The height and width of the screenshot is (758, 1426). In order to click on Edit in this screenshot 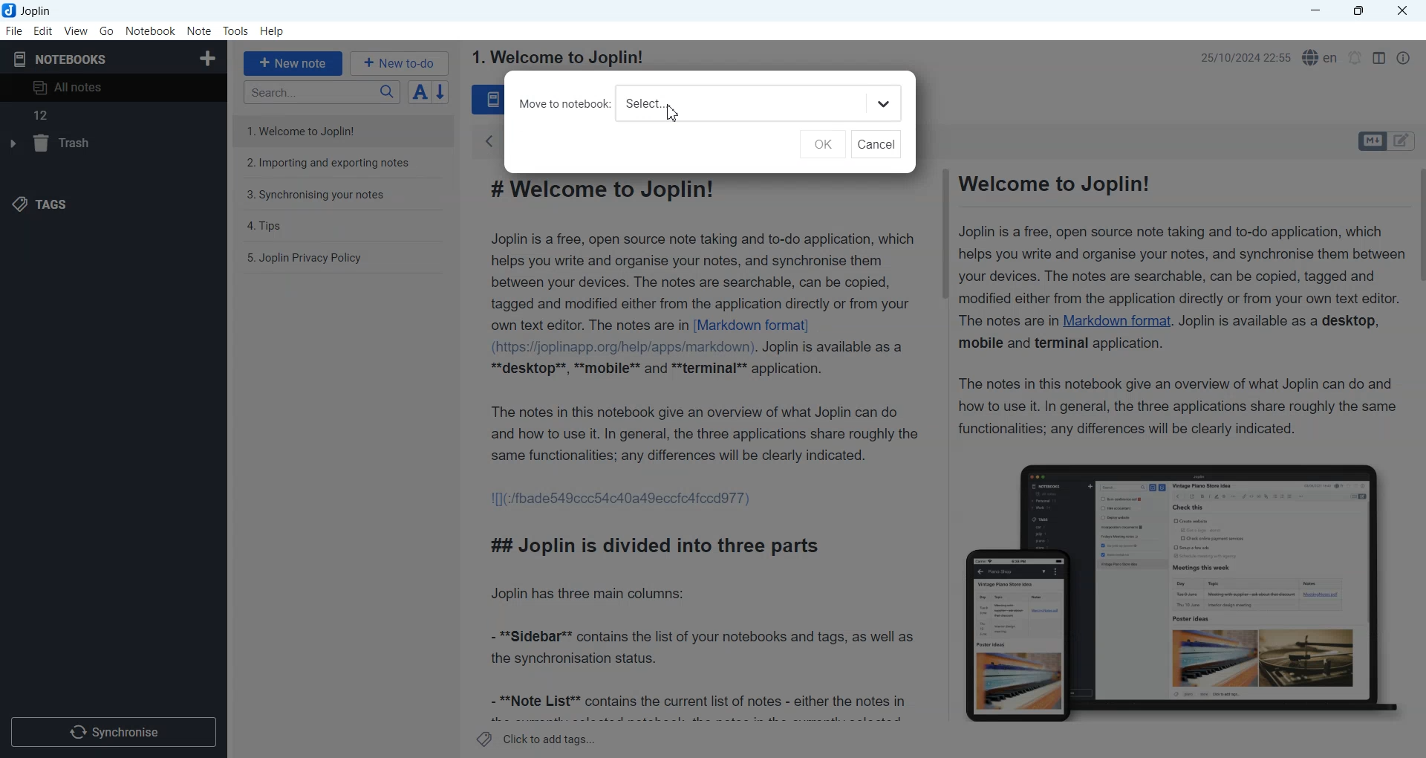, I will do `click(43, 30)`.